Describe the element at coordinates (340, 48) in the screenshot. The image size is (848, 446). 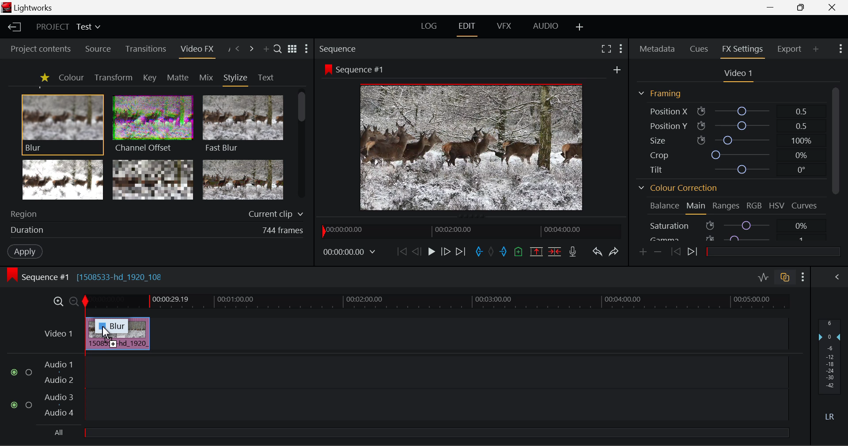
I see `Sequence Preview Section` at that location.